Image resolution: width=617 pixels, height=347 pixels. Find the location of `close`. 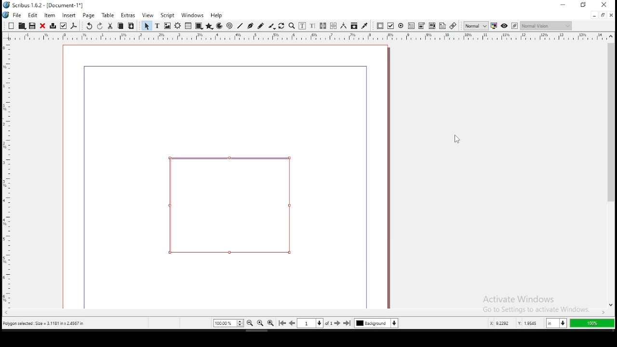

close is located at coordinates (605, 5).